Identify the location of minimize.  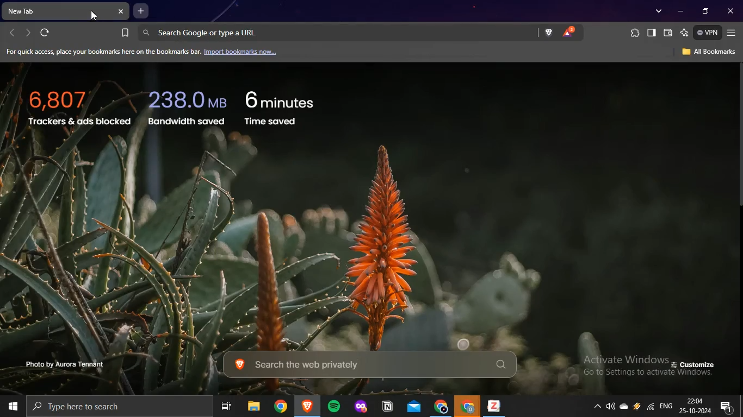
(682, 10).